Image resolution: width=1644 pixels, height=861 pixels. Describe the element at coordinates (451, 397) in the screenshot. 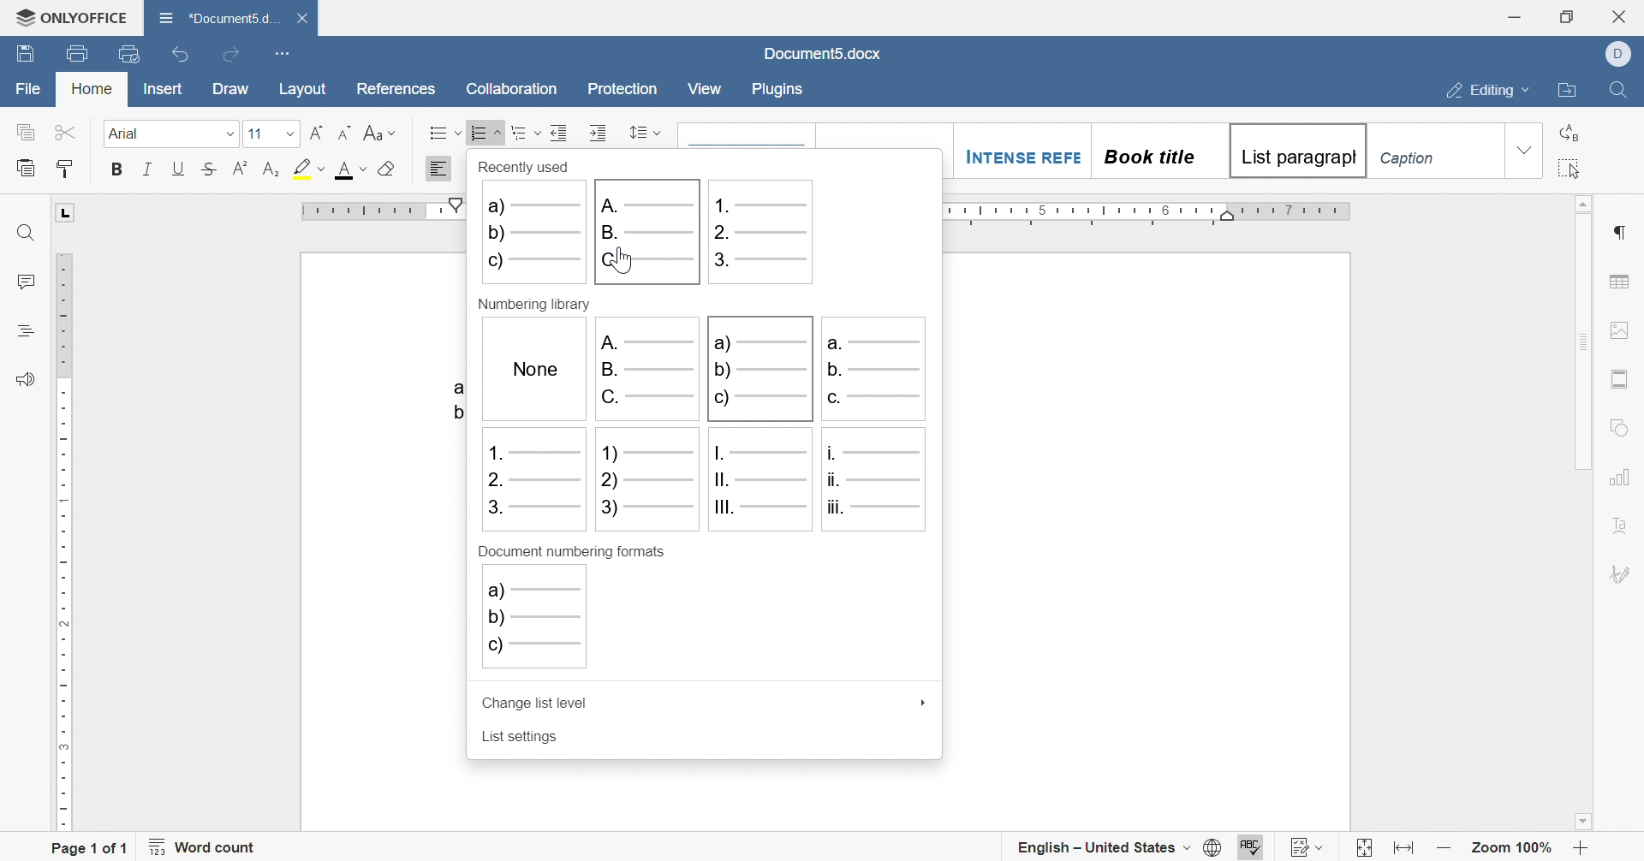

I see `A B` at that location.